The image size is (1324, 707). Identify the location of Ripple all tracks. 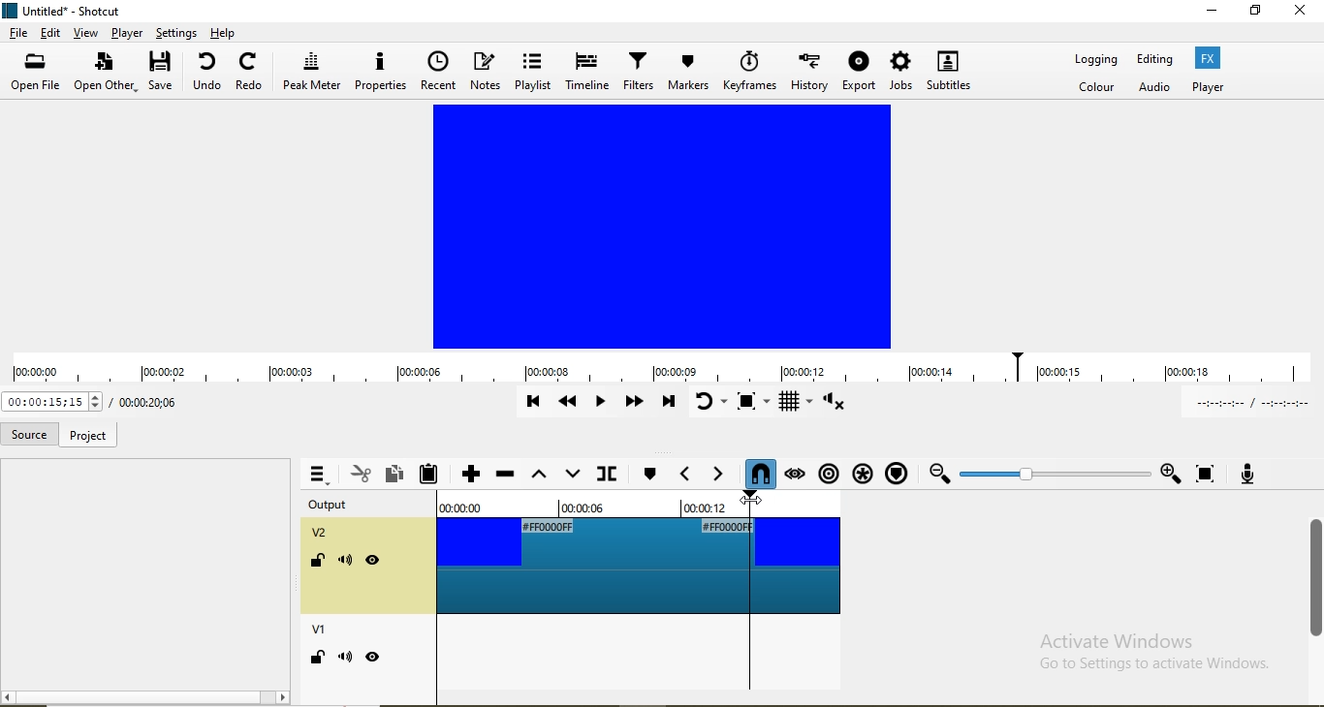
(859, 469).